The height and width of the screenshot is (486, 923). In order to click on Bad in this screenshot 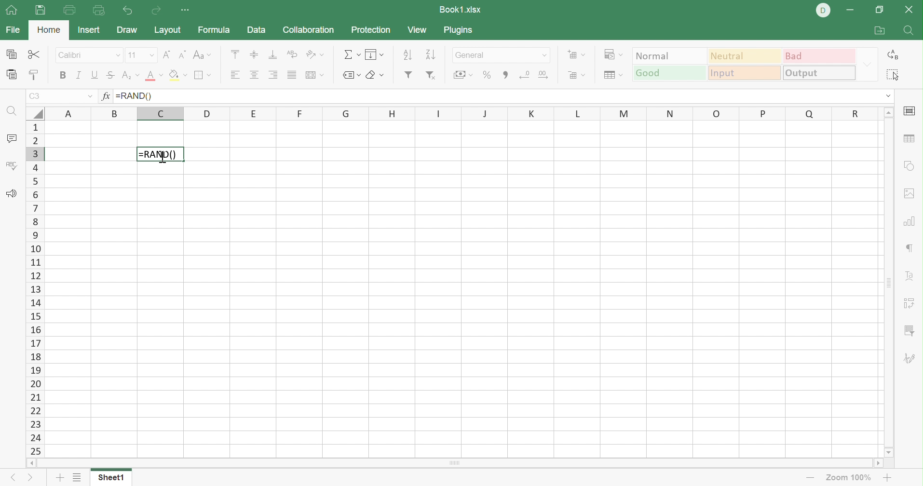, I will do `click(819, 55)`.